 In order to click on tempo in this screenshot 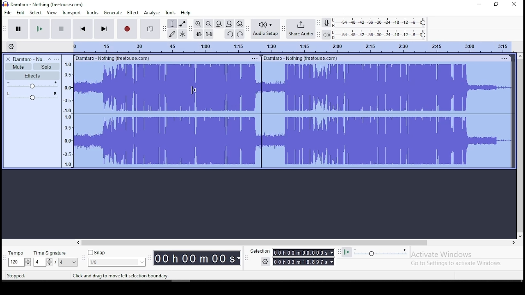, I will do `click(16, 253)`.